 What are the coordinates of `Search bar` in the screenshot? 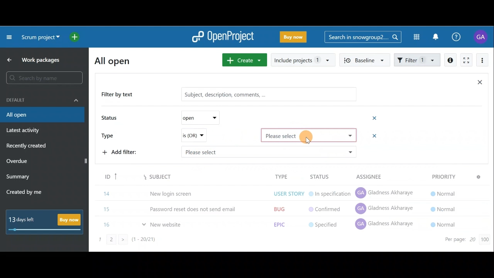 It's located at (363, 36).